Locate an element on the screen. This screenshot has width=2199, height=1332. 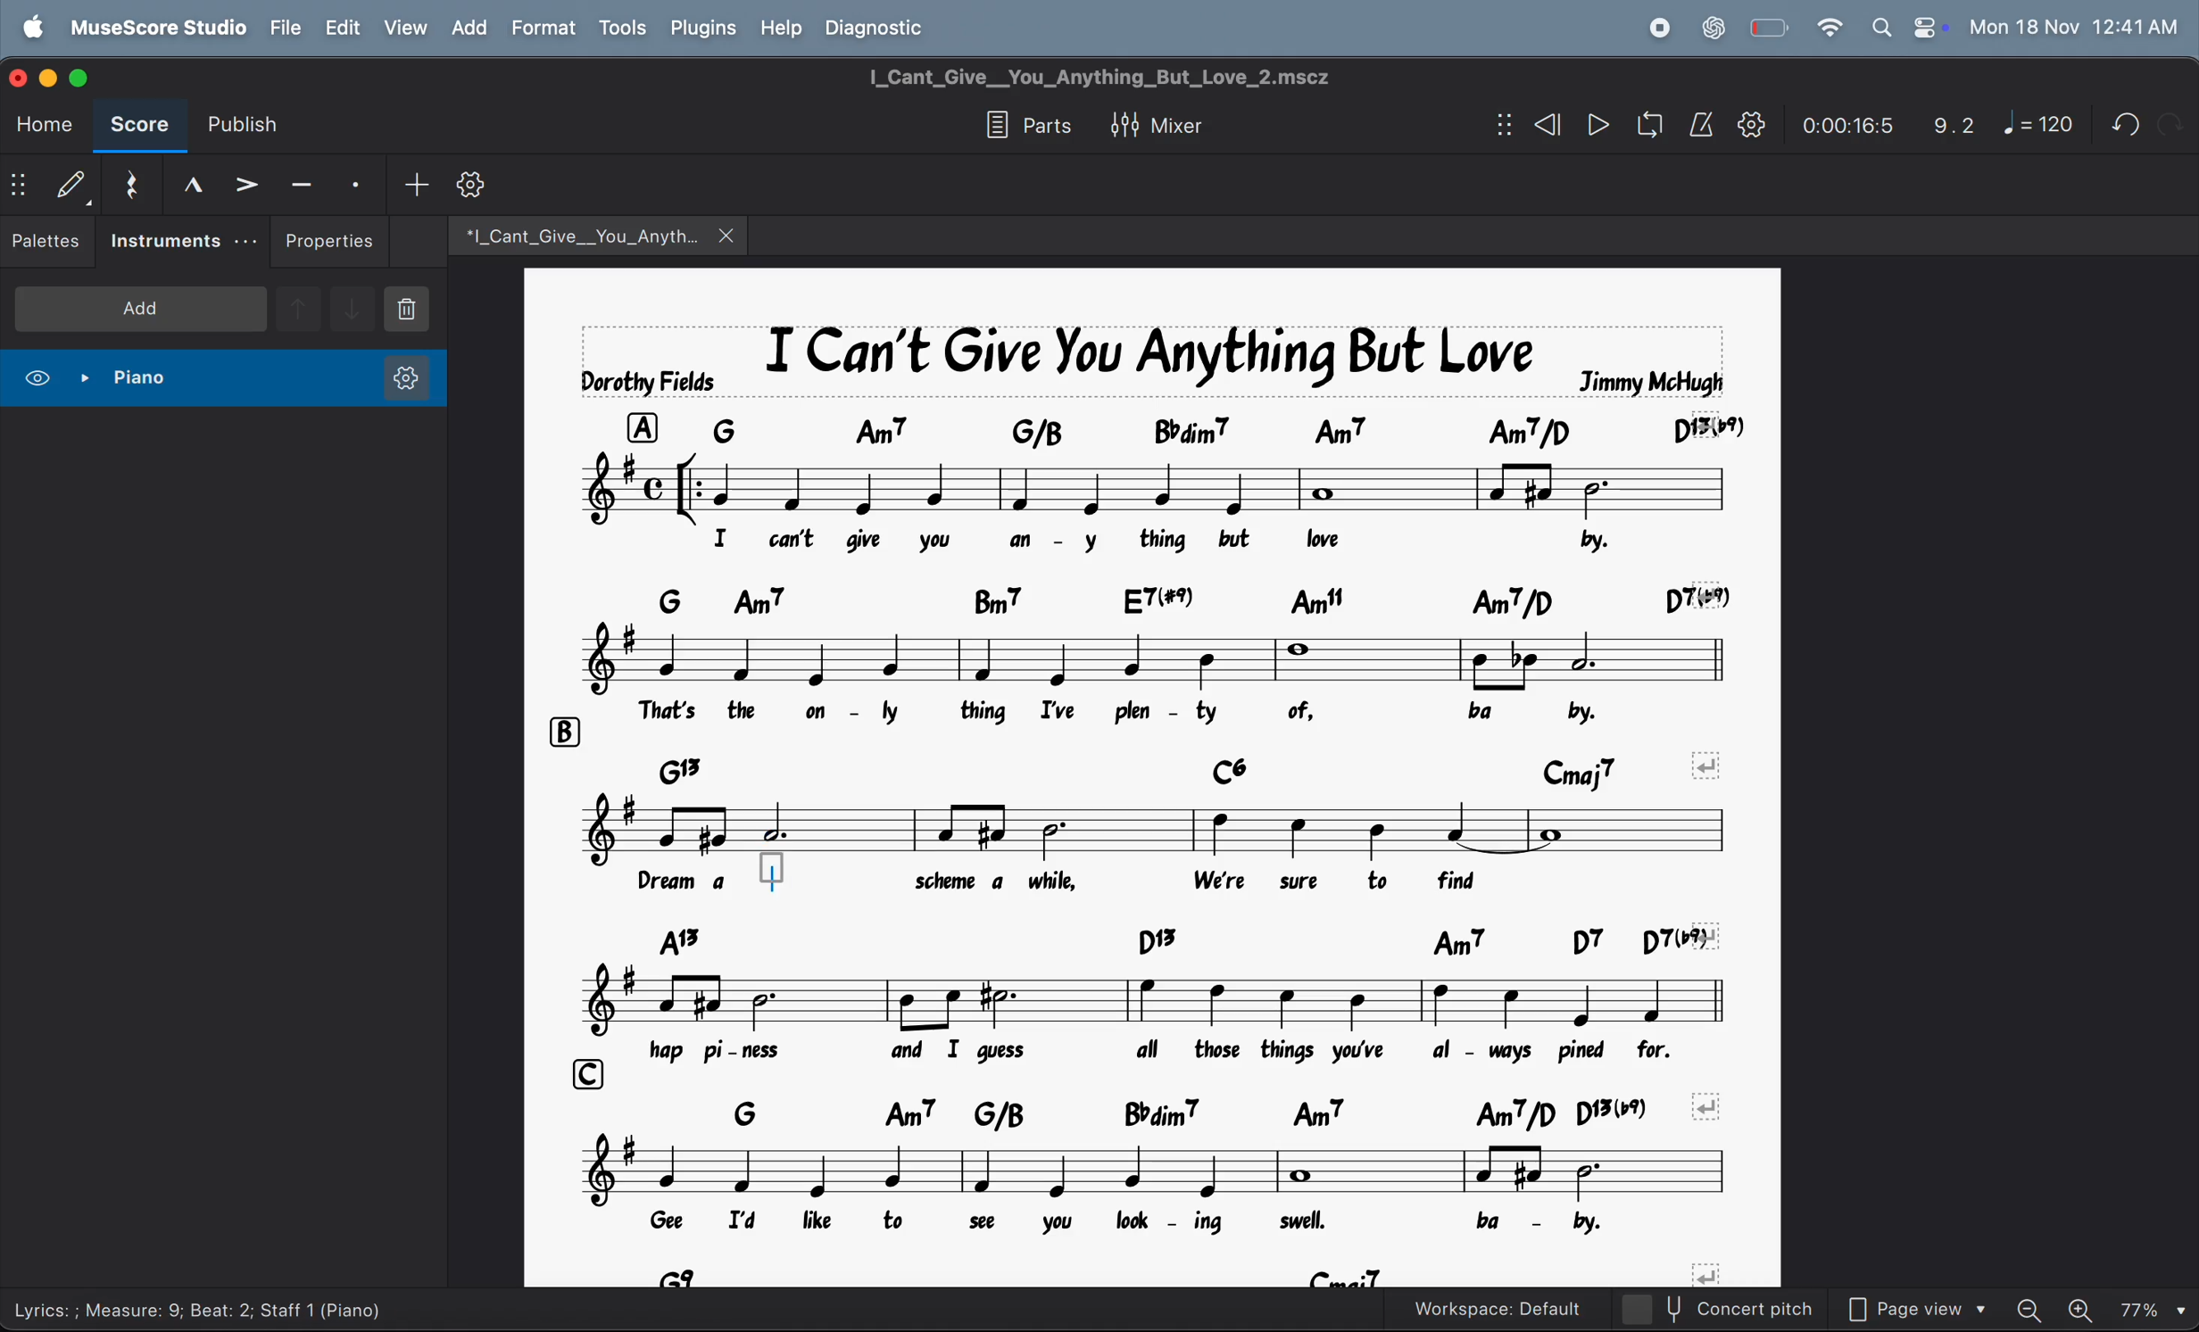
minimize is located at coordinates (52, 77).